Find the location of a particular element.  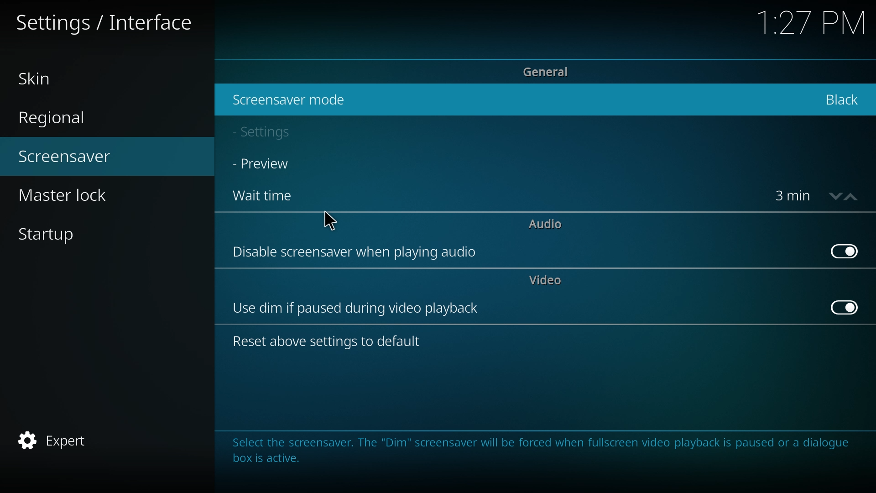

time is located at coordinates (811, 29).